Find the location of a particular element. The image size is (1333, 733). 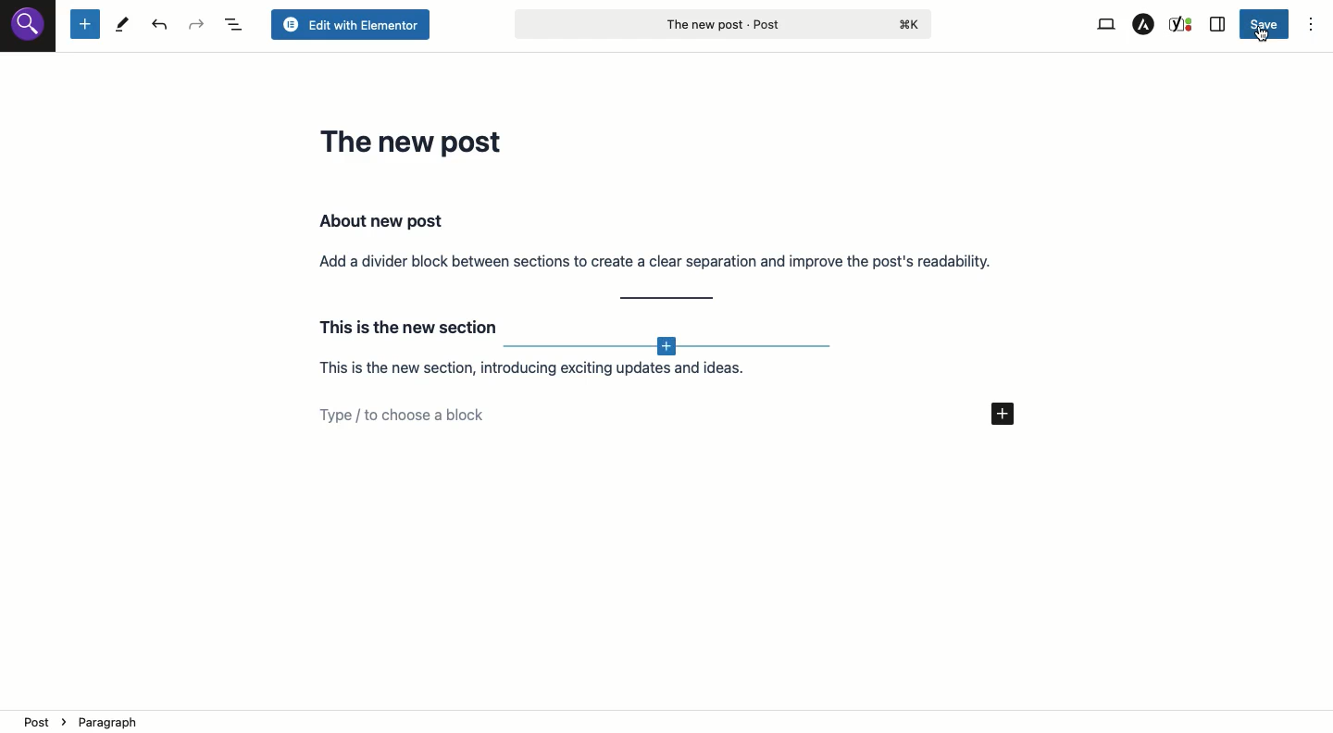

Document overview is located at coordinates (236, 25).